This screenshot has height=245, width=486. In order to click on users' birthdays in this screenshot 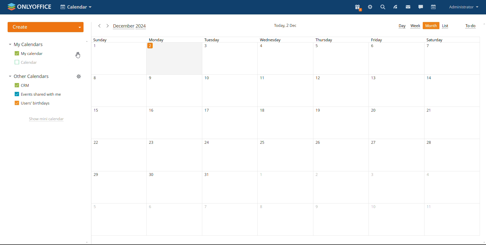, I will do `click(32, 104)`.